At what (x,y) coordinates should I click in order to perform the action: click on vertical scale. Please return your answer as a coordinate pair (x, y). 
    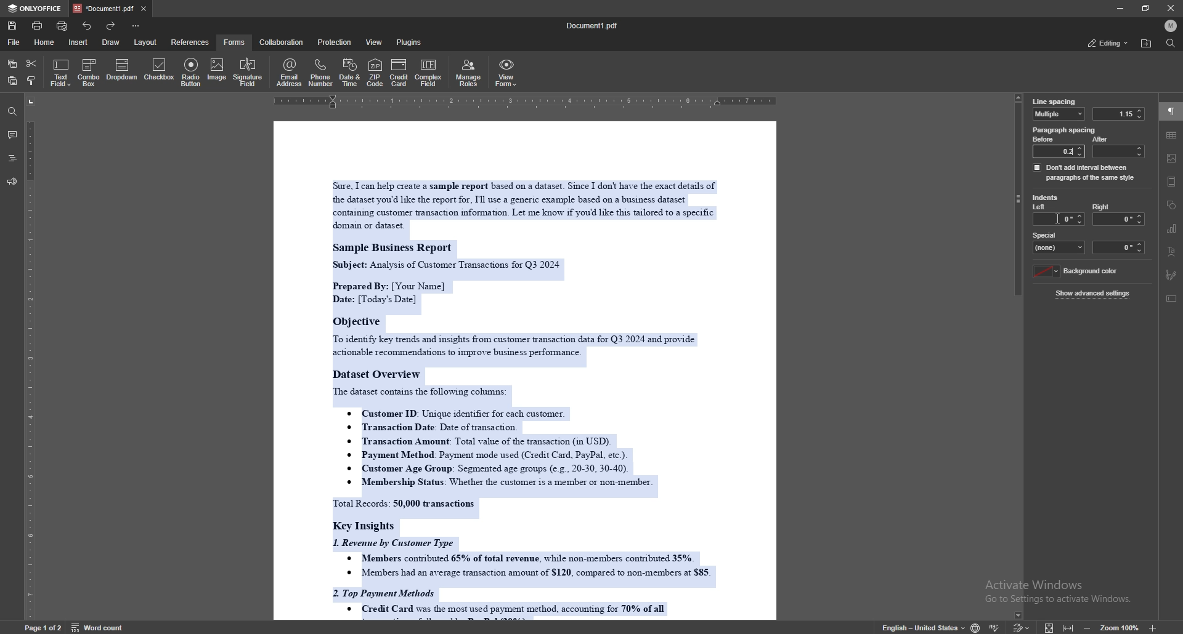
    Looking at the image, I should click on (30, 358).